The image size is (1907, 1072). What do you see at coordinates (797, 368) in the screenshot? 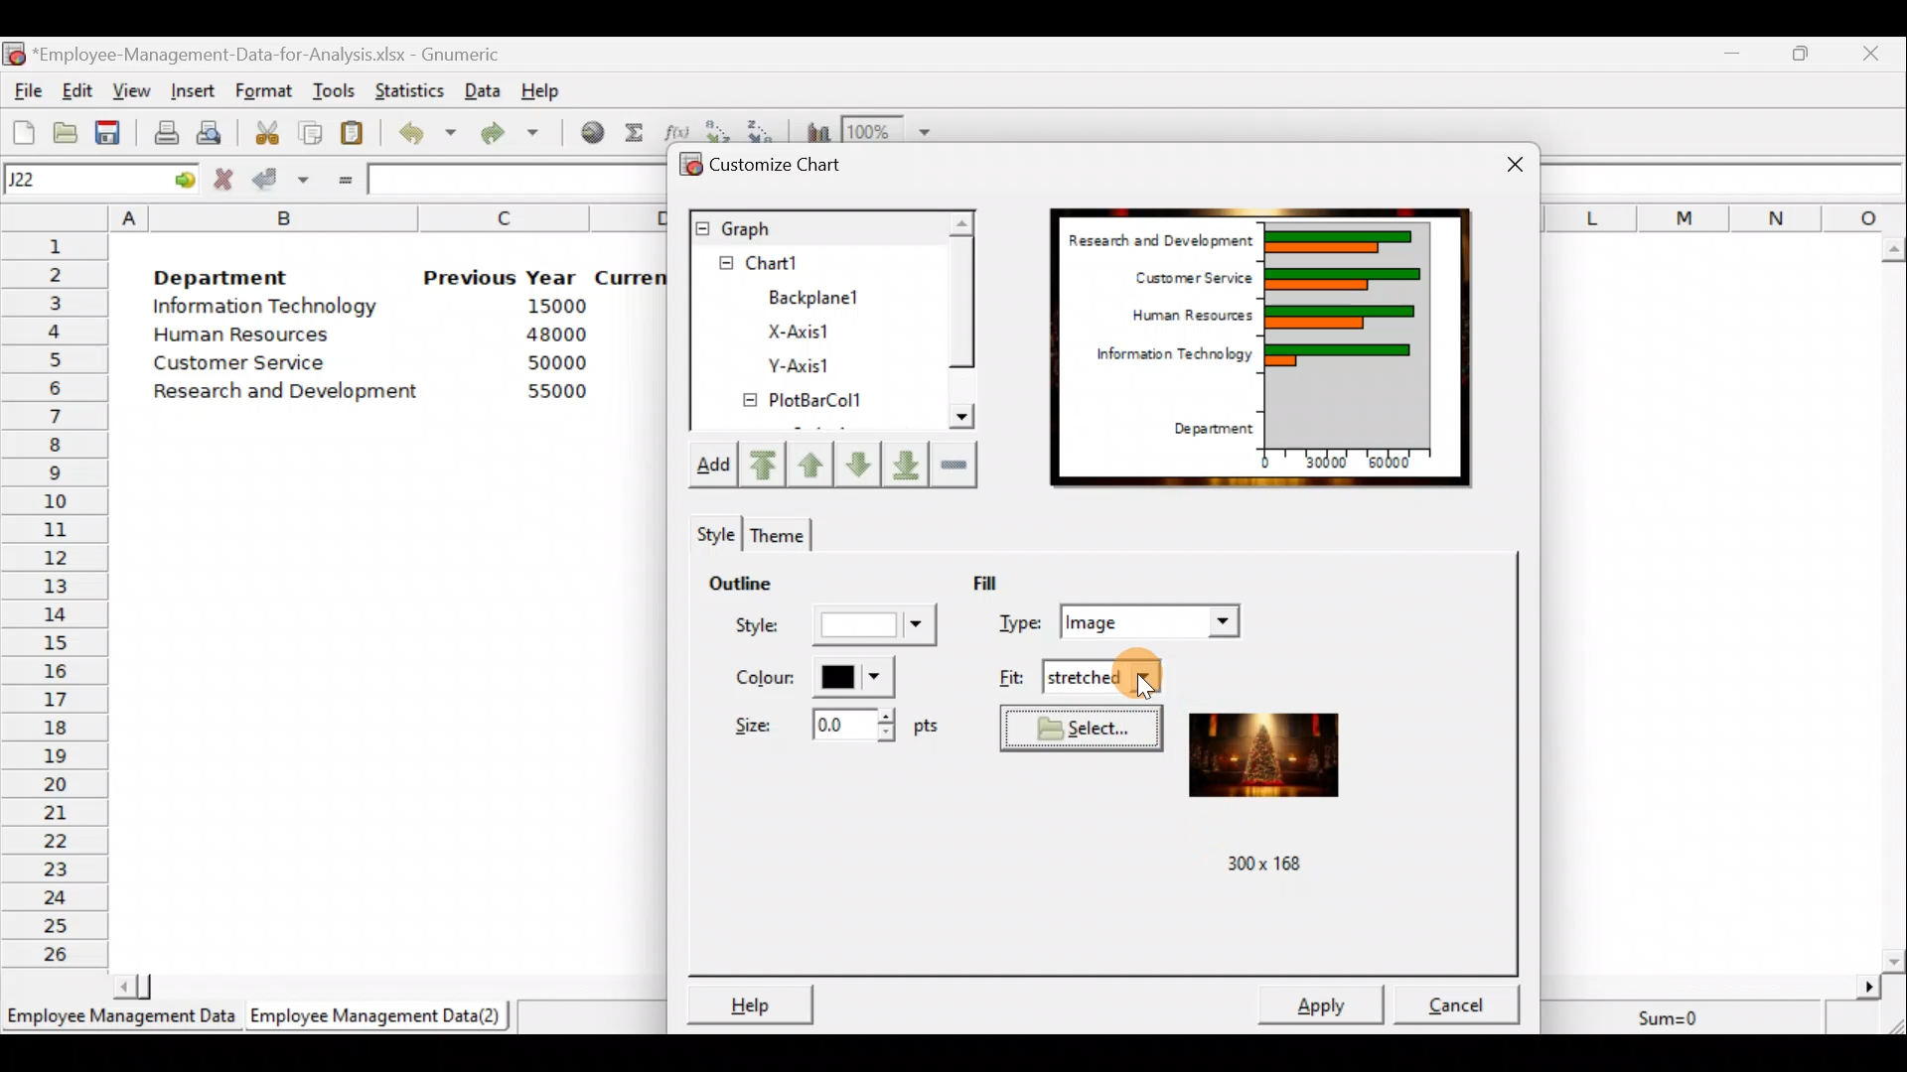
I see `Y-axis1` at bounding box center [797, 368].